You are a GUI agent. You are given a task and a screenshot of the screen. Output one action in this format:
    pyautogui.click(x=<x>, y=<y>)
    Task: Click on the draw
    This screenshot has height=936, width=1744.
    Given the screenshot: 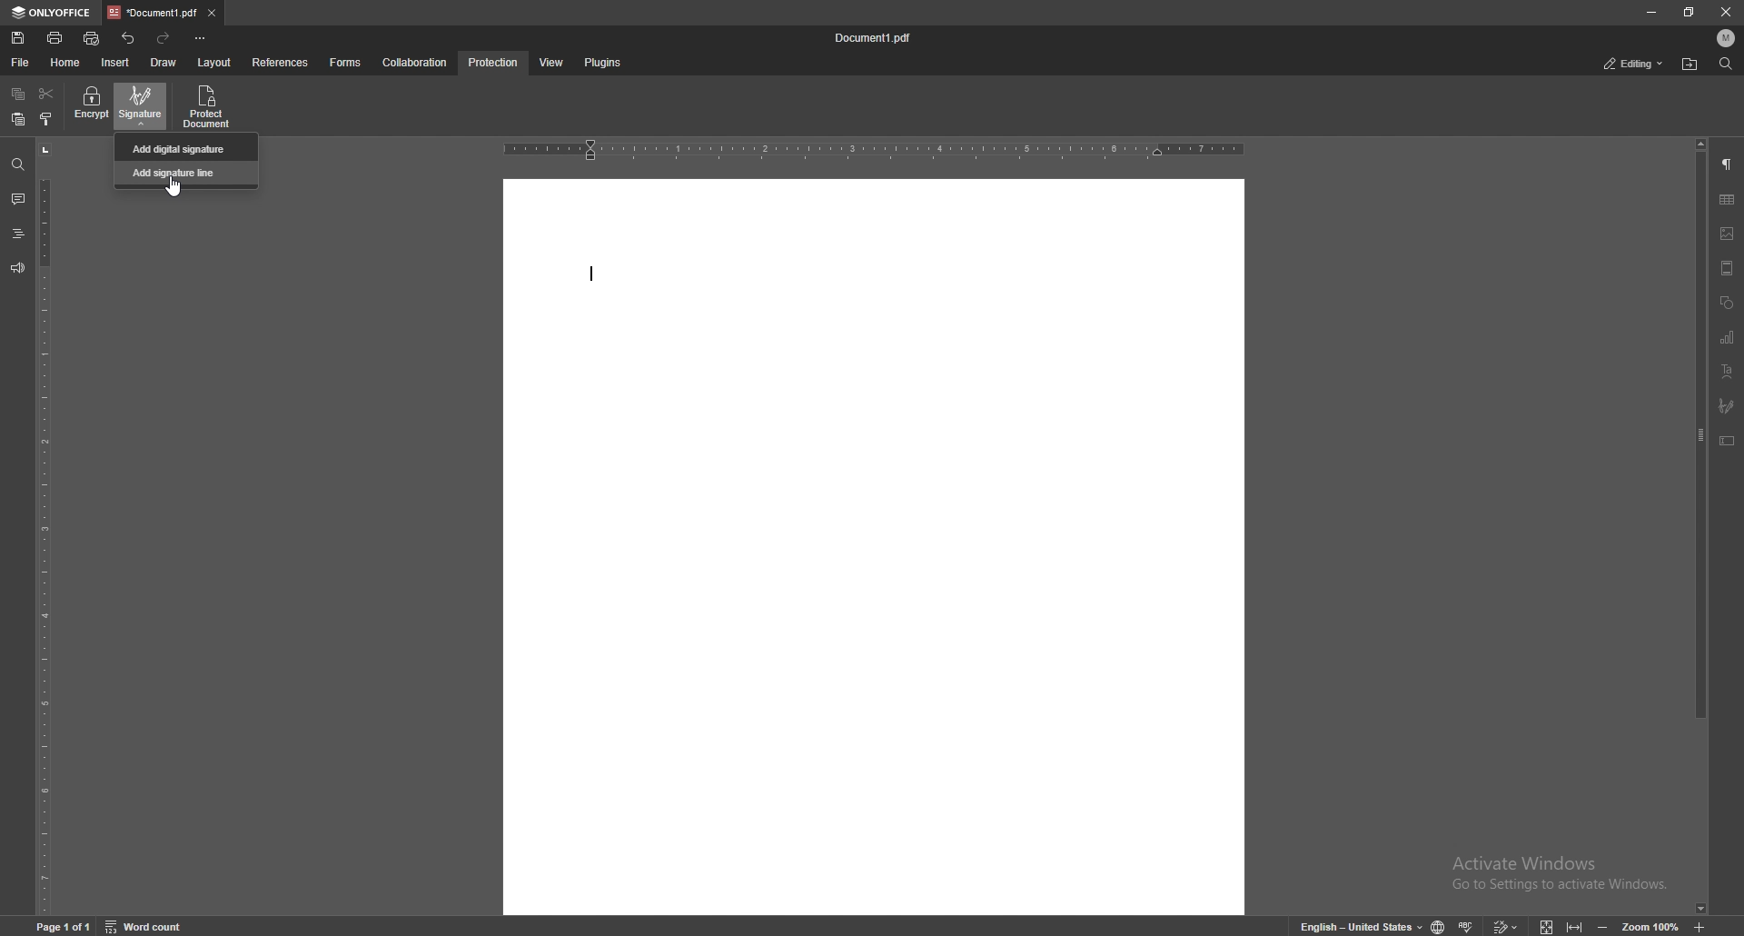 What is the action you would take?
    pyautogui.click(x=163, y=63)
    